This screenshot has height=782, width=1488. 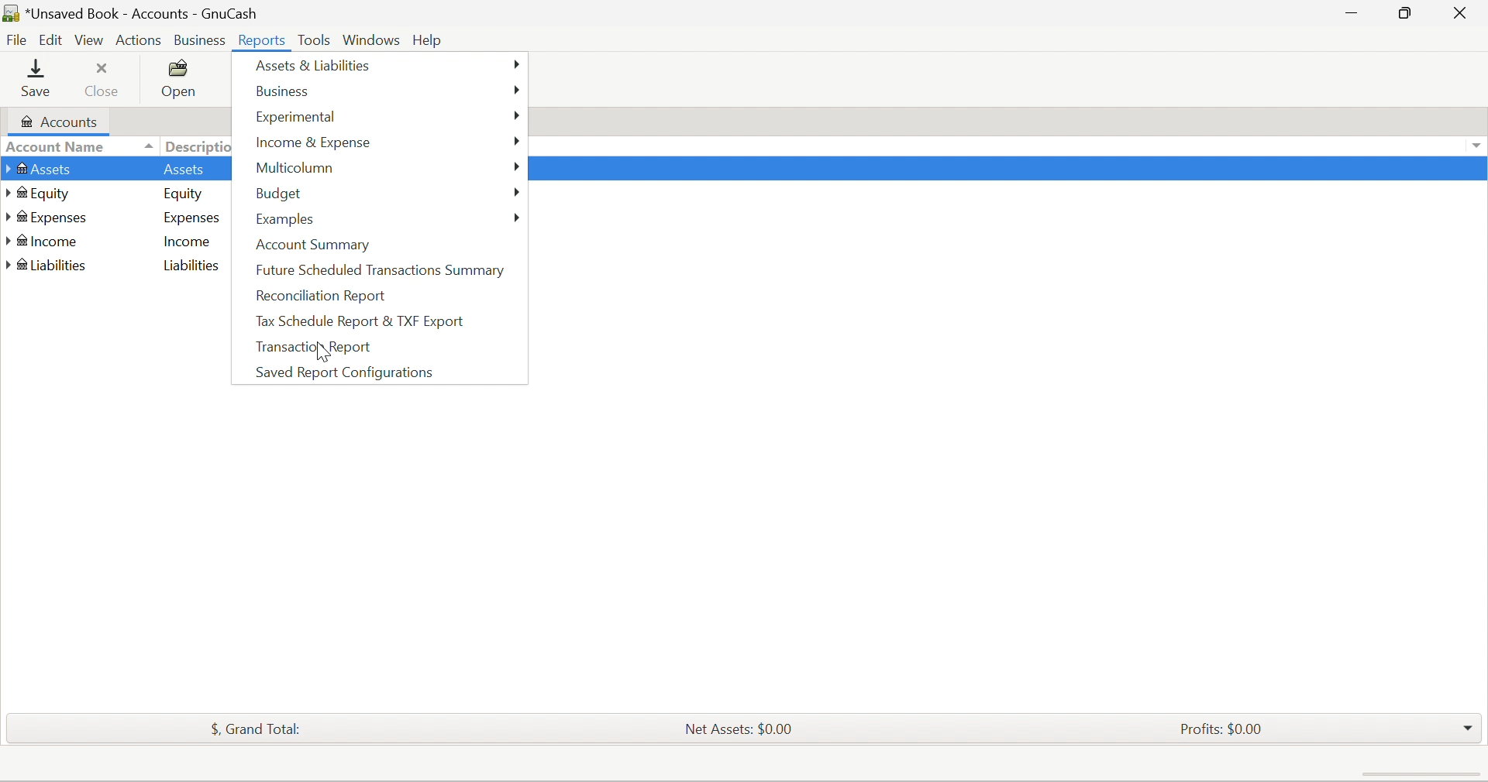 I want to click on Drop Down, so click(x=146, y=146).